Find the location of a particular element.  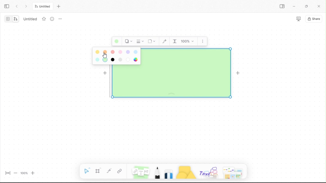

More options is located at coordinates (203, 41).